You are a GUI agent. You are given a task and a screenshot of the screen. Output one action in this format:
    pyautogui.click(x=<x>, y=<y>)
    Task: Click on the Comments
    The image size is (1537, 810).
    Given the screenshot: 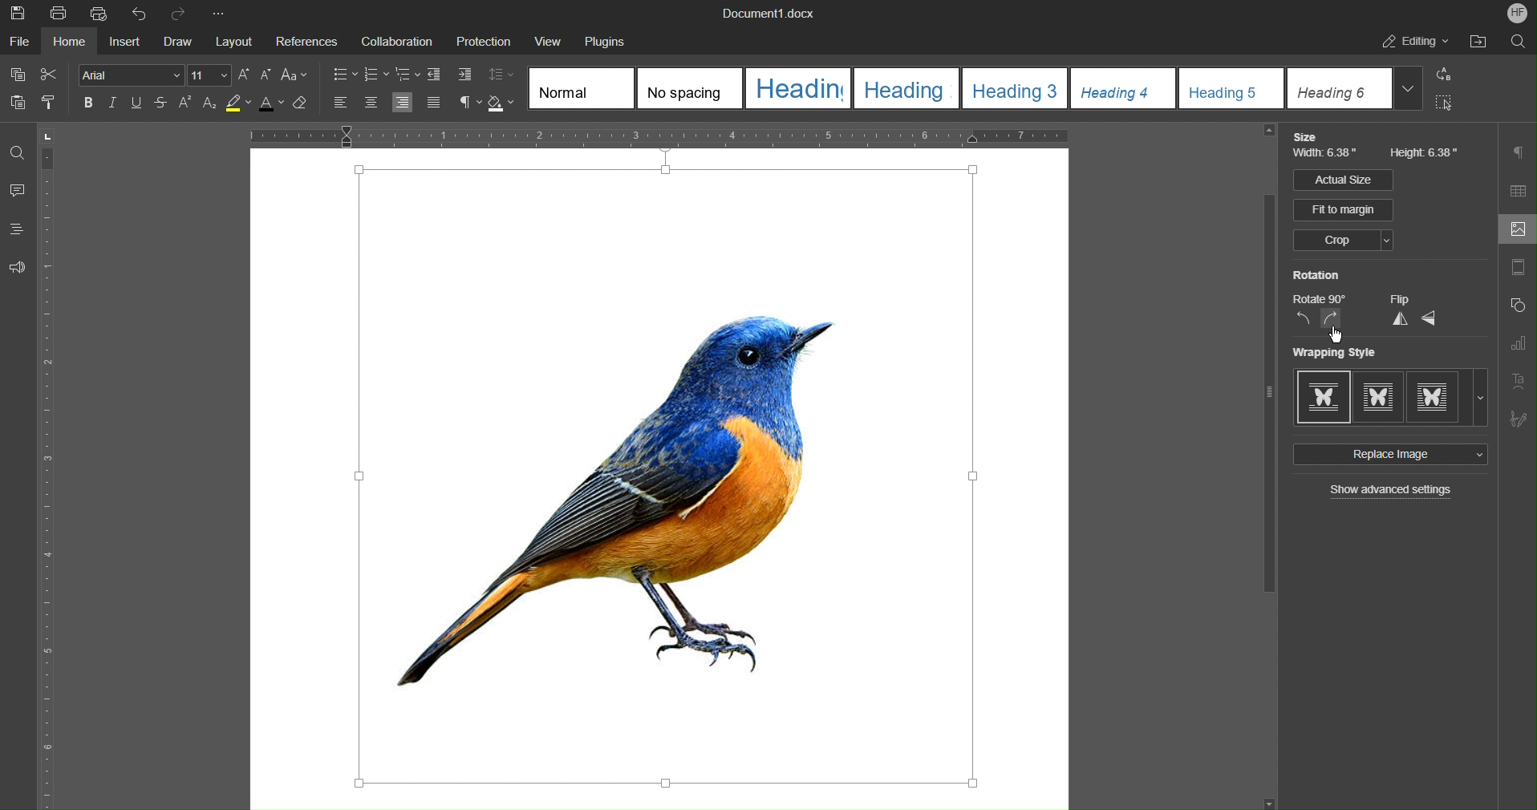 What is the action you would take?
    pyautogui.click(x=18, y=192)
    